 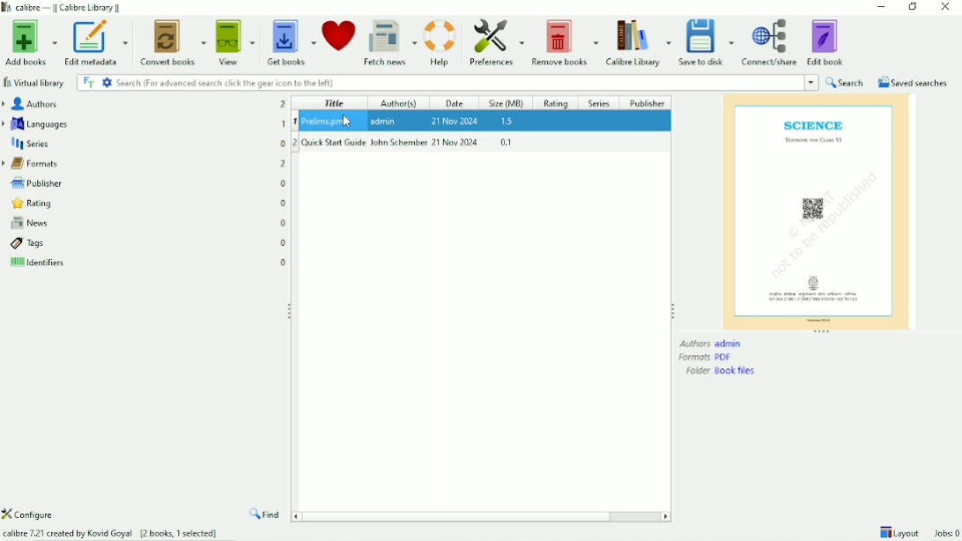 I want to click on admin, so click(x=386, y=121).